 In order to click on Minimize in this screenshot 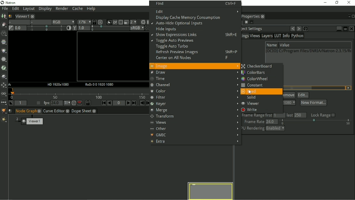, I will do `click(324, 2)`.